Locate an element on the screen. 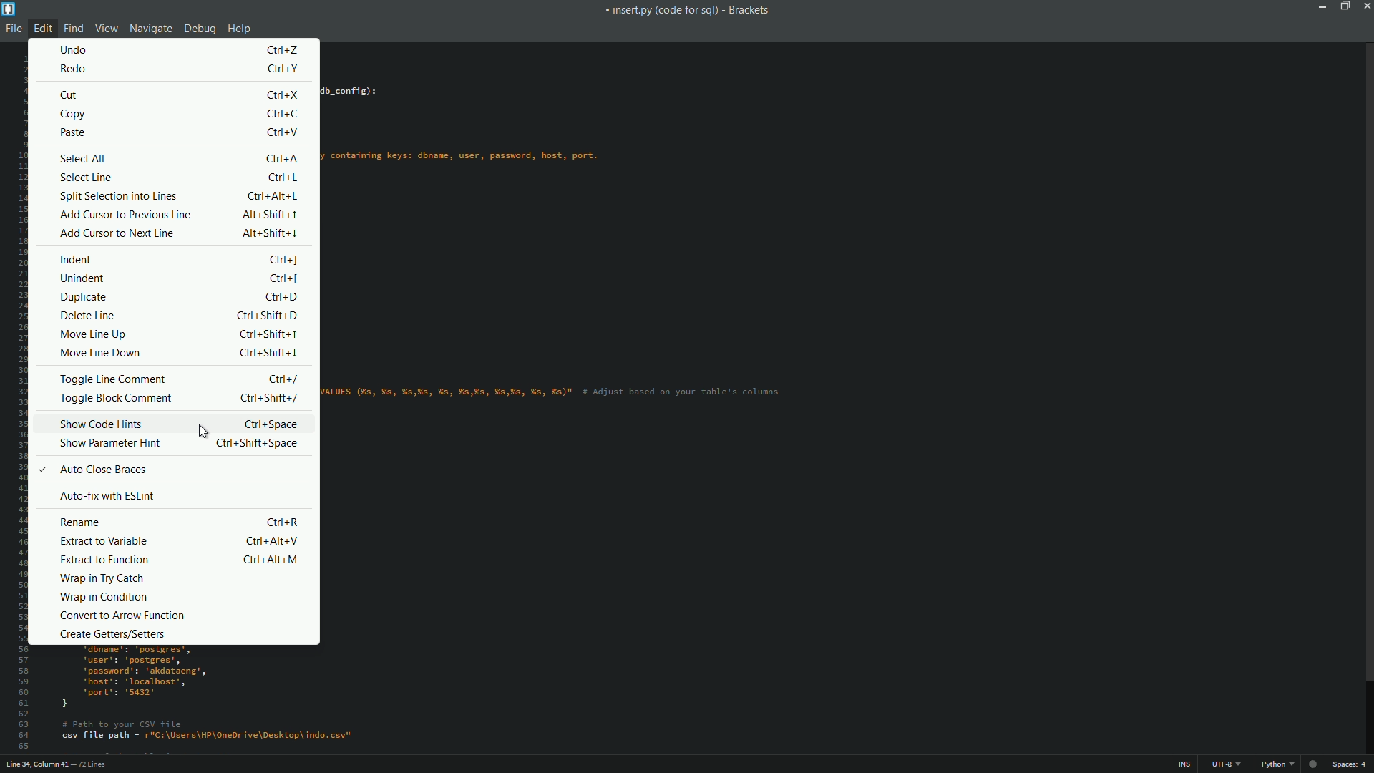 Image resolution: width=1374 pixels, height=773 pixels. unindent is located at coordinates (83, 280).